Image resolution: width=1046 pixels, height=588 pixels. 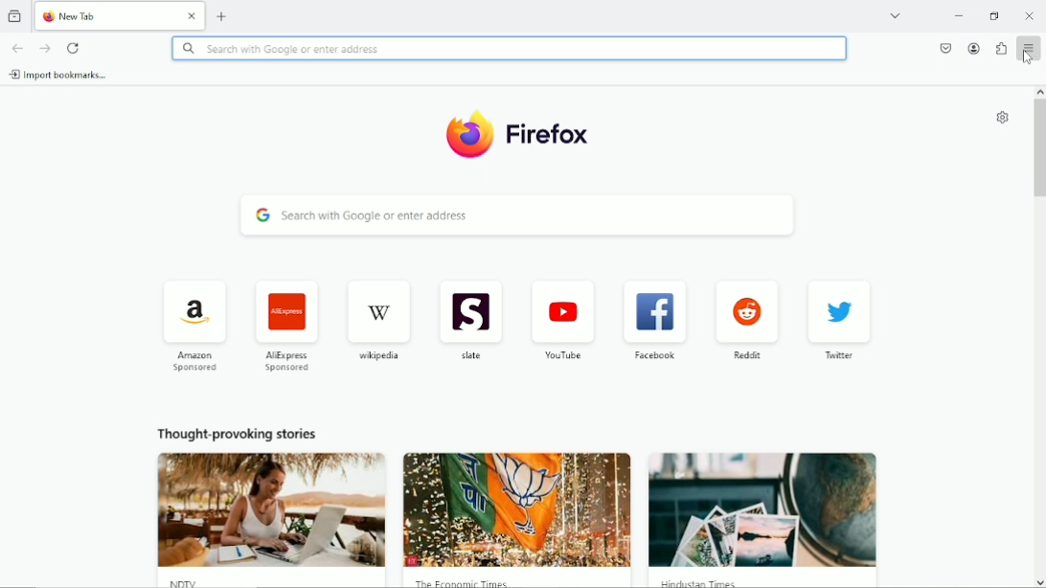 I want to click on account, so click(x=973, y=48).